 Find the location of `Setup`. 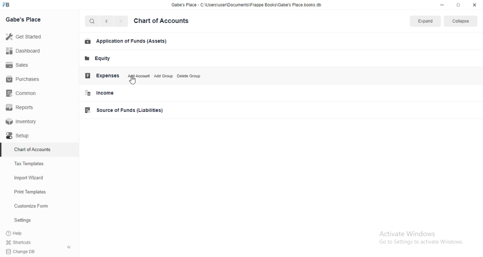

Setup is located at coordinates (26, 136).